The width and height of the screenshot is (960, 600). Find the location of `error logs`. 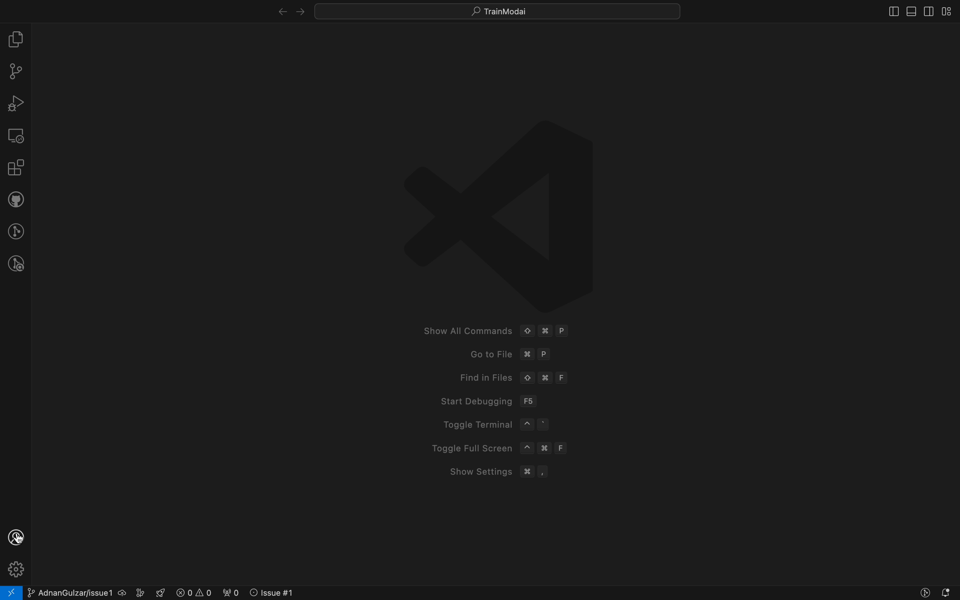

error logs is located at coordinates (230, 592).